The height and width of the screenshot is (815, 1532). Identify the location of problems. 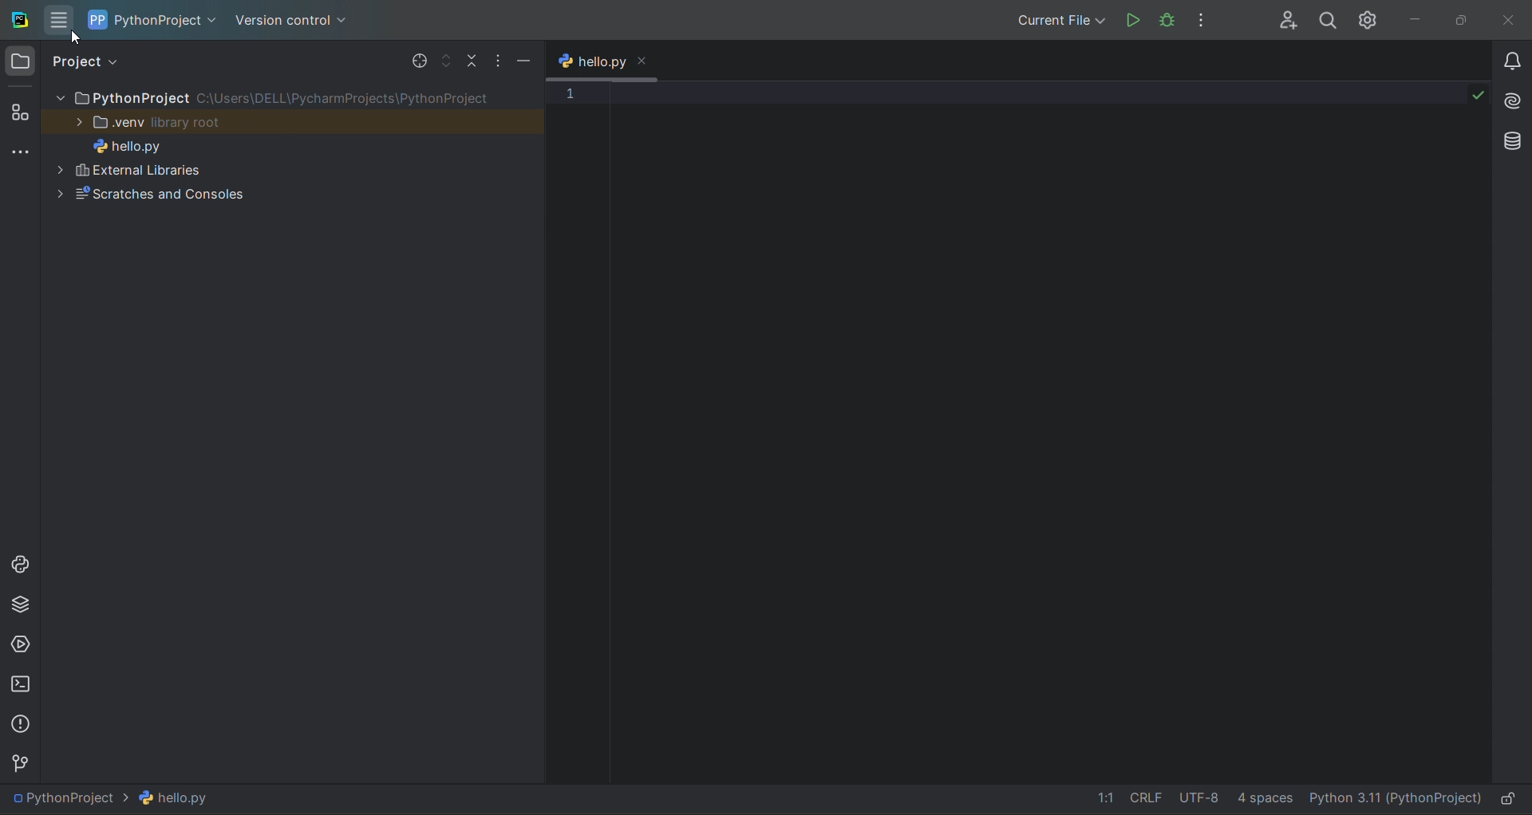
(18, 721).